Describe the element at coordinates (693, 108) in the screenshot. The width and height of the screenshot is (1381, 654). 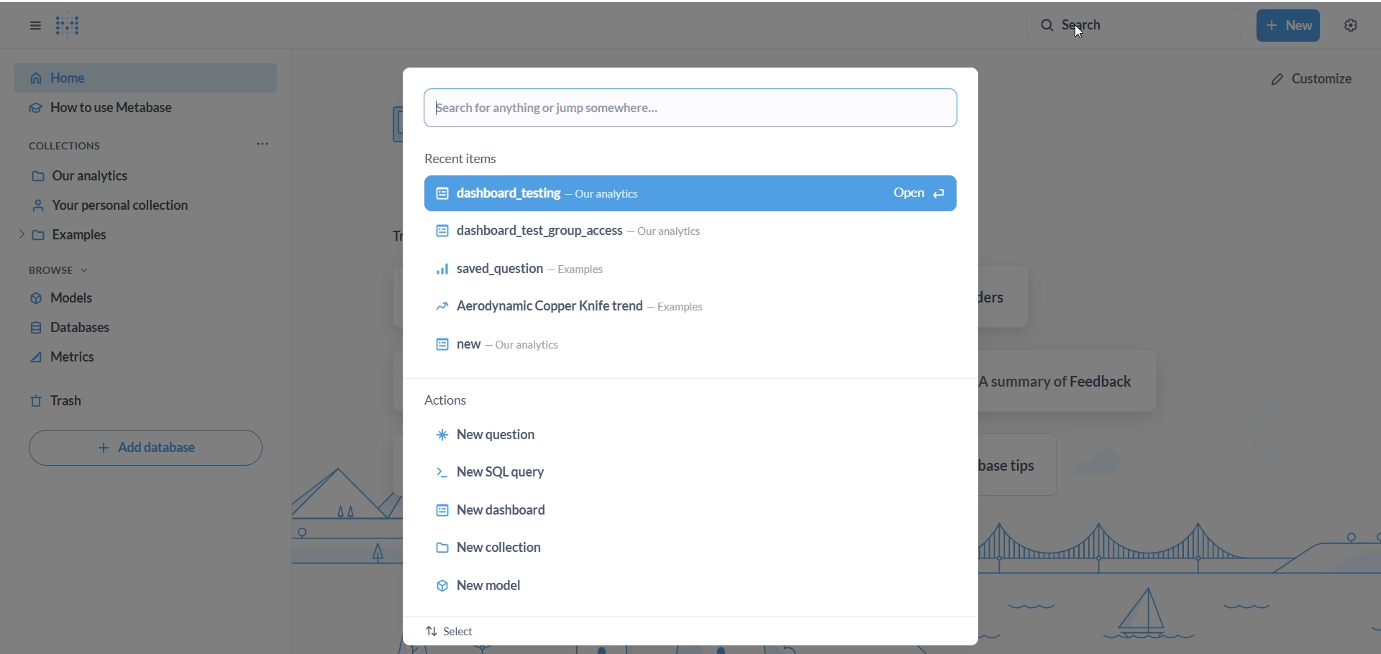
I see `search bar` at that location.